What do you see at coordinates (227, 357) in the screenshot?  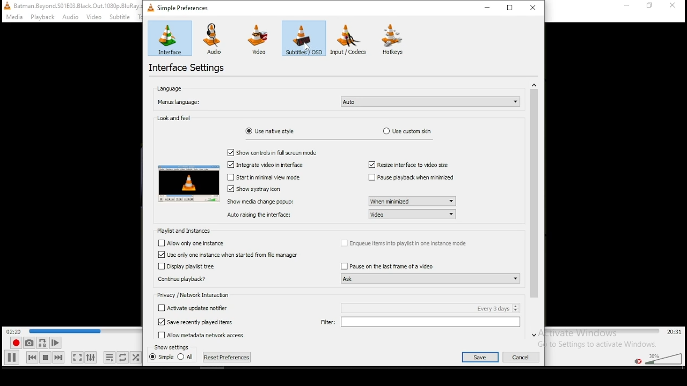 I see `reset preferences` at bounding box center [227, 357].